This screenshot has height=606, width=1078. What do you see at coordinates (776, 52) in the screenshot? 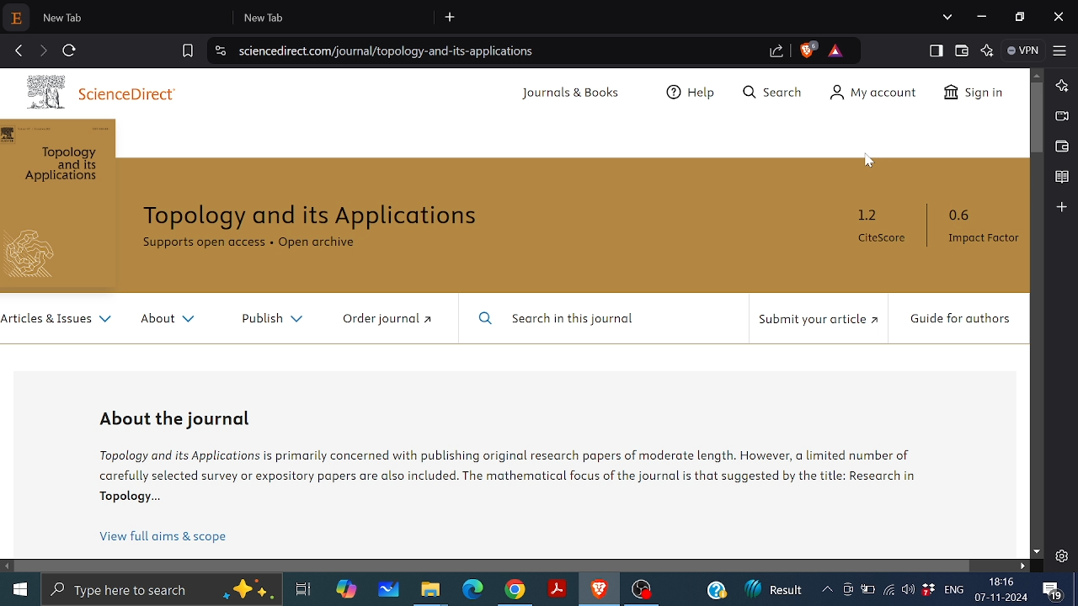
I see `Share link` at bounding box center [776, 52].